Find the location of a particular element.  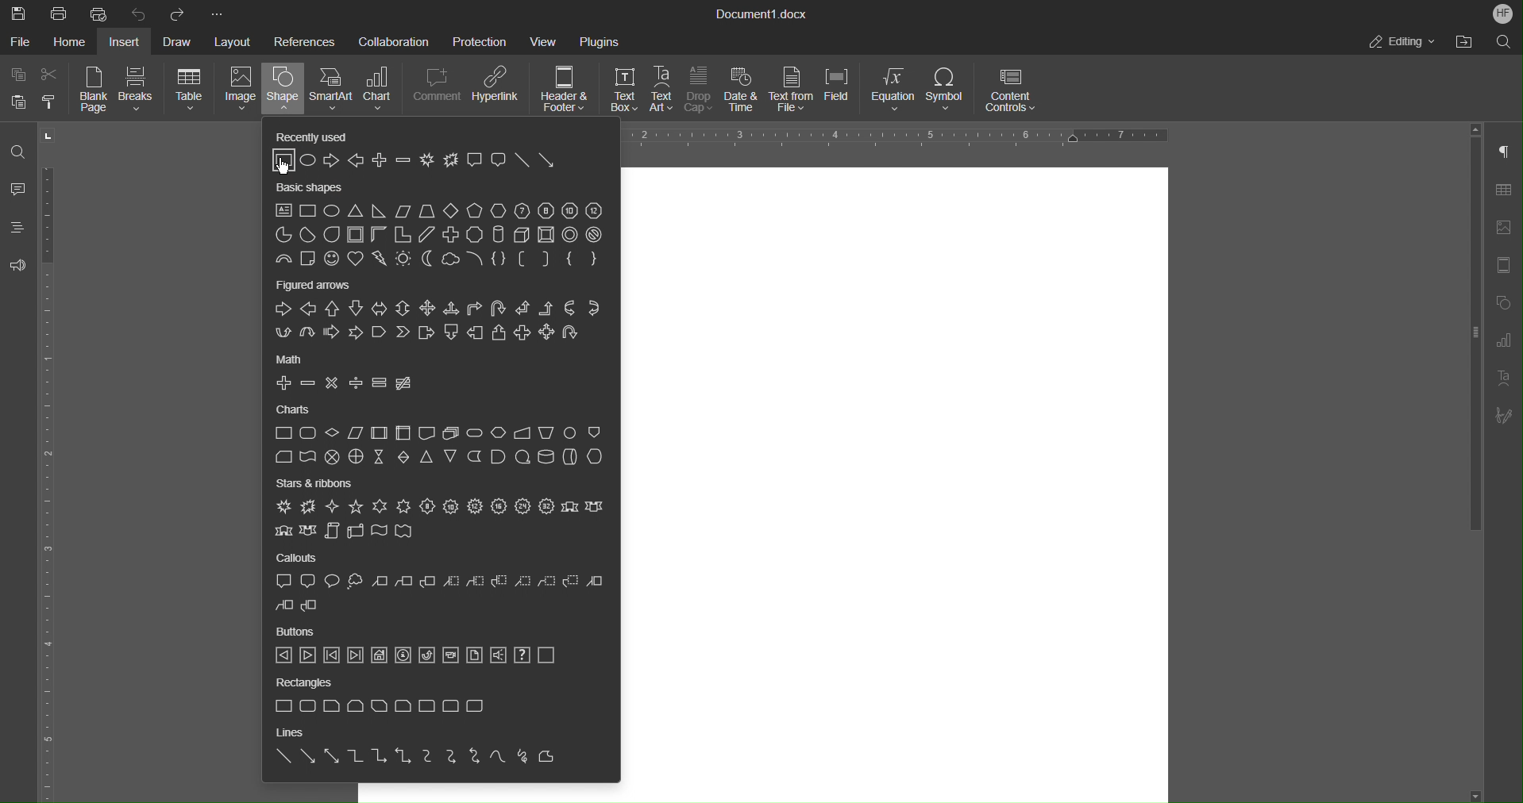

Cut is located at coordinates (55, 75).